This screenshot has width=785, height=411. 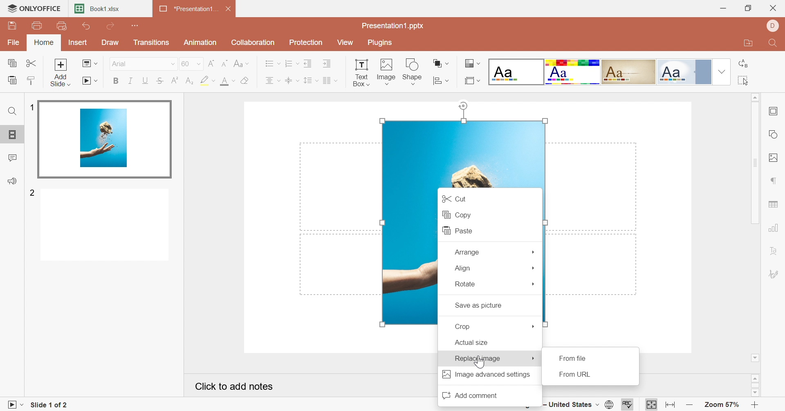 What do you see at coordinates (273, 80) in the screenshot?
I see `Horizontal align` at bounding box center [273, 80].